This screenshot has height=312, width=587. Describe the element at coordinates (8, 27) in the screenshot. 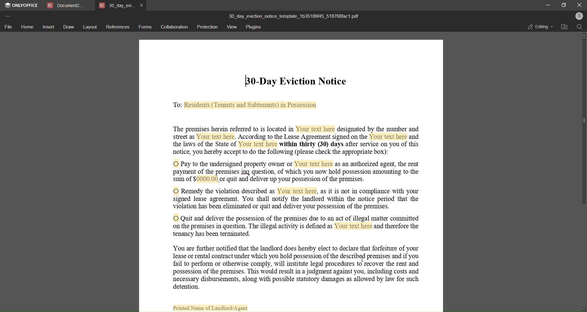

I see `file` at that location.